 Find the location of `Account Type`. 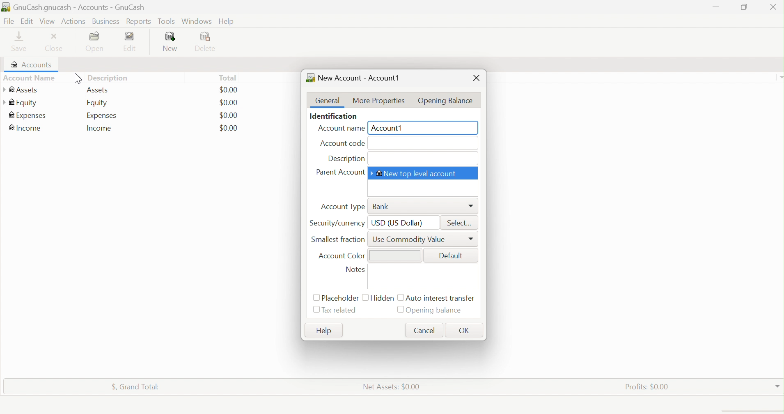

Account Type is located at coordinates (343, 207).